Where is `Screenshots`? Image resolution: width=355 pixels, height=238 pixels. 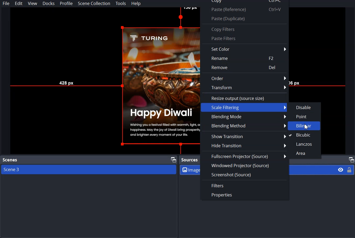 Screenshots is located at coordinates (245, 174).